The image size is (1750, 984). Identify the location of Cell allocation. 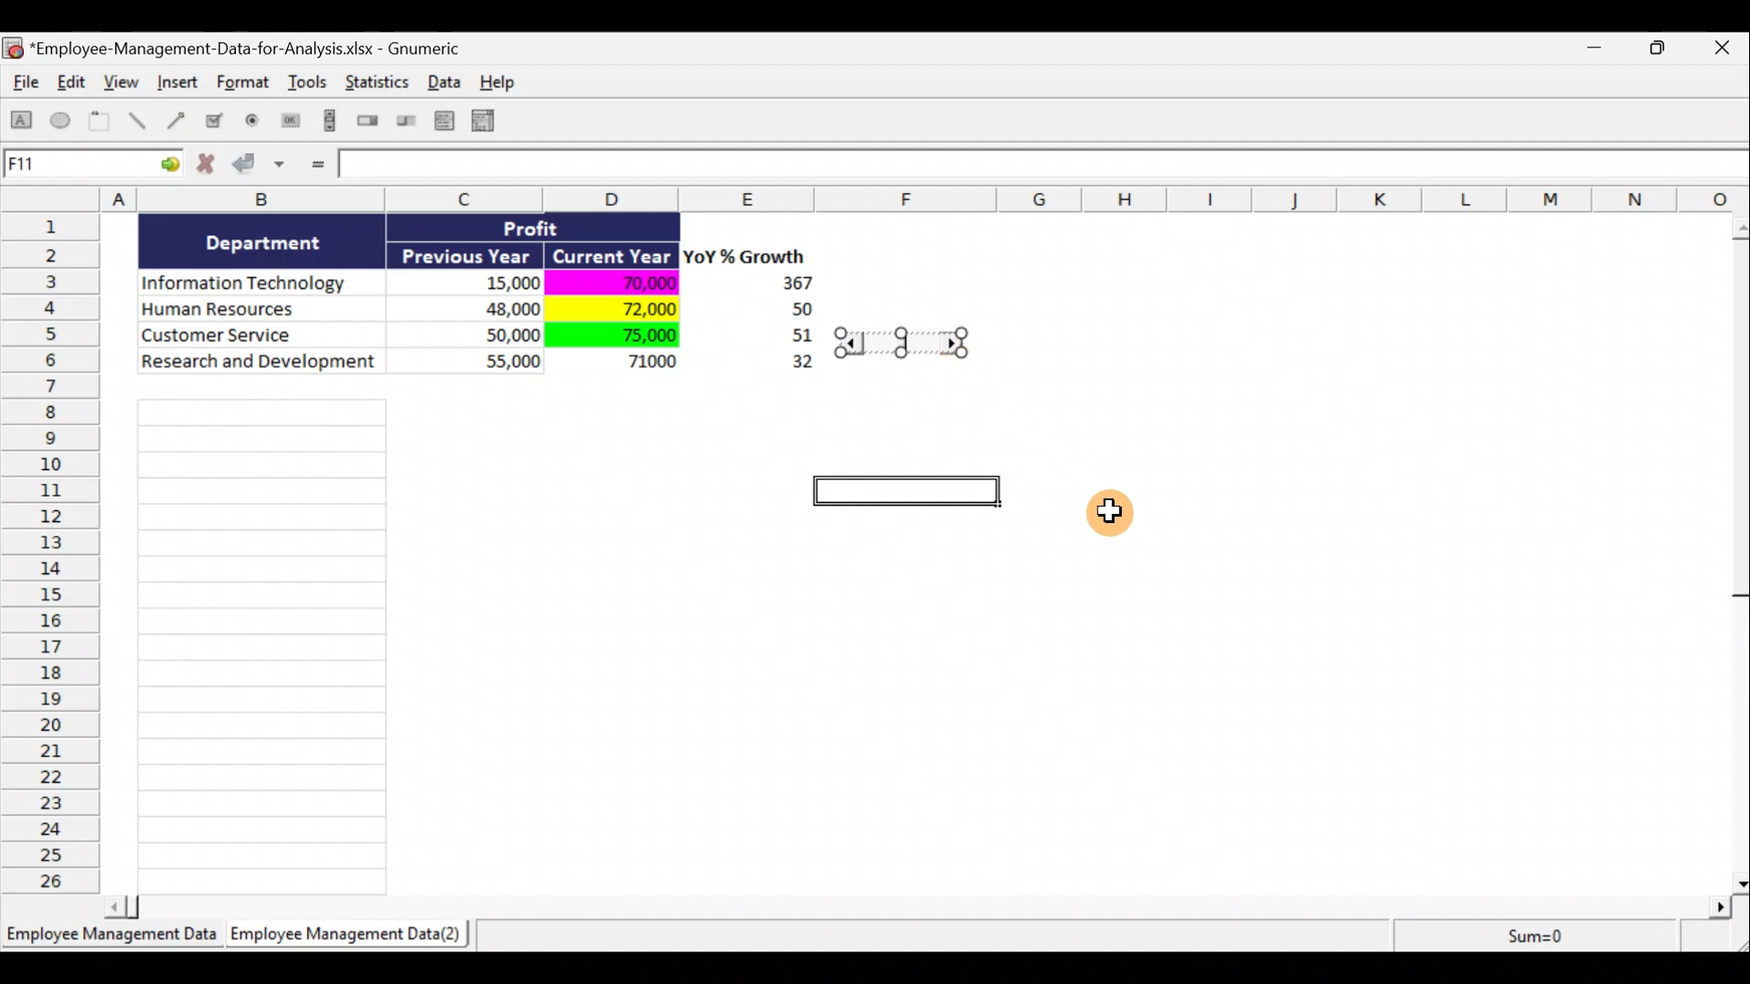
(92, 167).